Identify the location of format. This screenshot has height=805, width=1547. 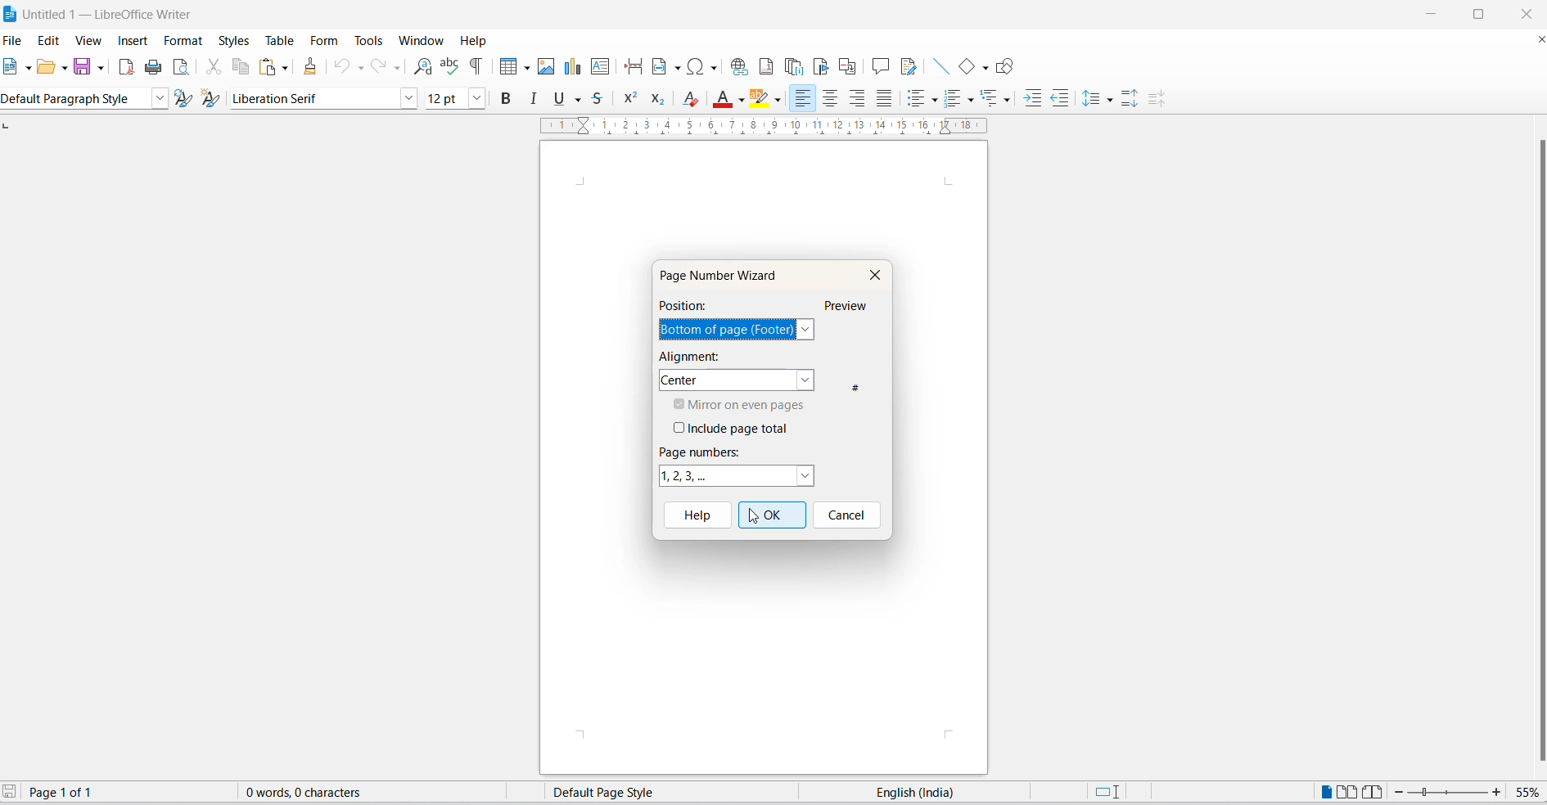
(184, 41).